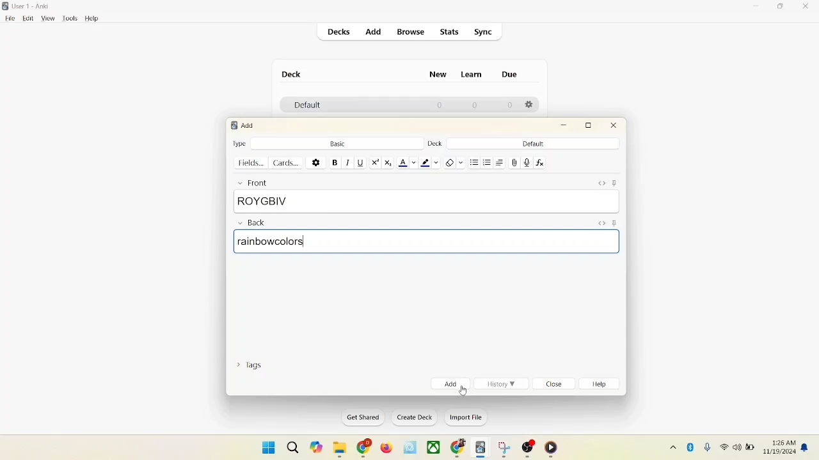 Image resolution: width=819 pixels, height=460 pixels. What do you see at coordinates (412, 418) in the screenshot?
I see `create deck` at bounding box center [412, 418].